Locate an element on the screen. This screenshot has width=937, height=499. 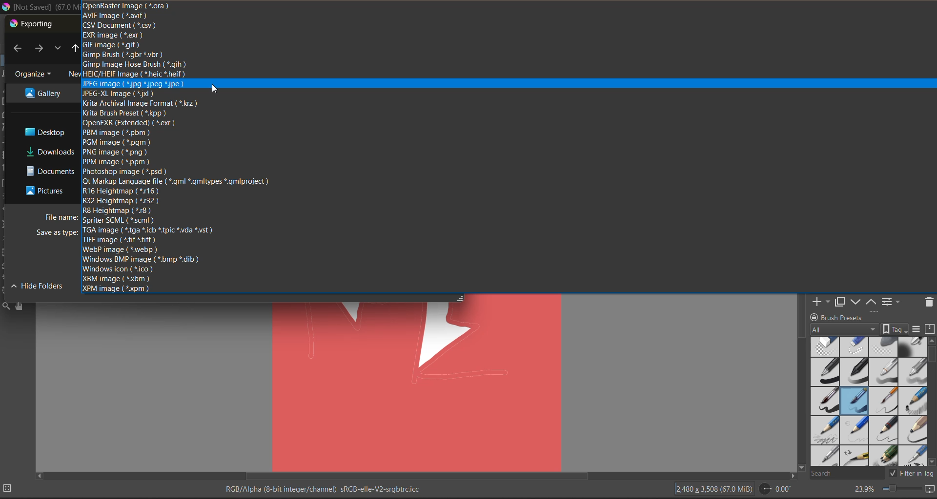
webp image is located at coordinates (121, 249).